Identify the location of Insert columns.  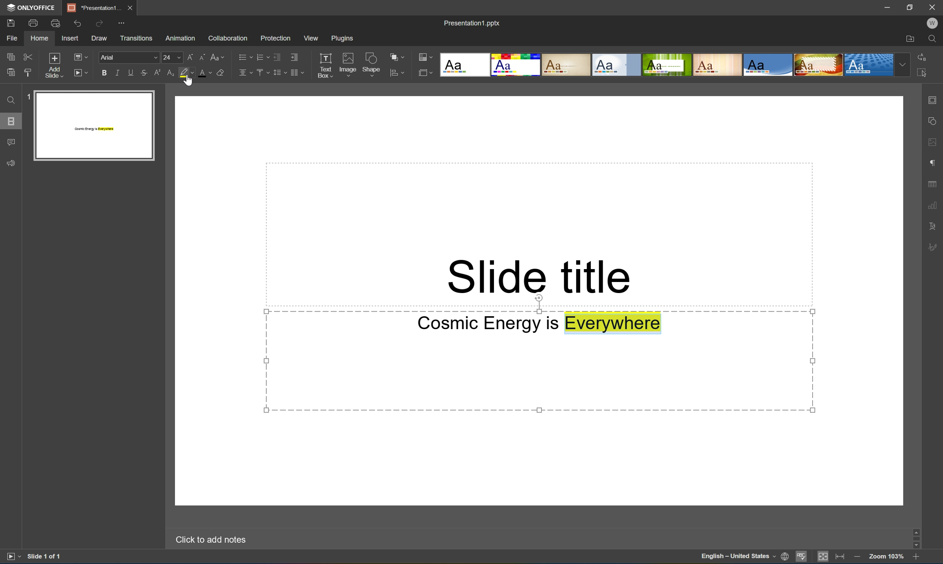
(297, 72).